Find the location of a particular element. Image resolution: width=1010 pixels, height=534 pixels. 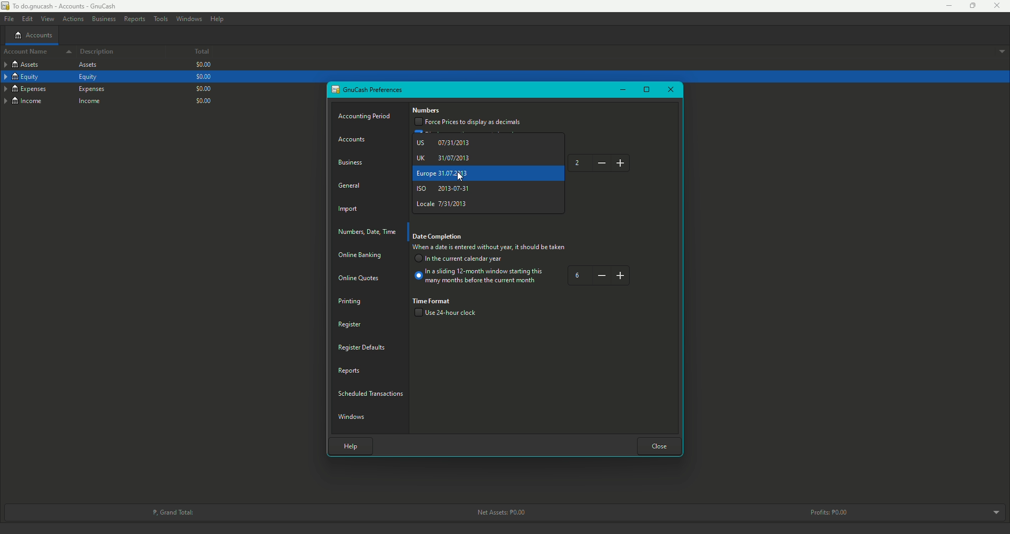

Description is located at coordinates (98, 52).